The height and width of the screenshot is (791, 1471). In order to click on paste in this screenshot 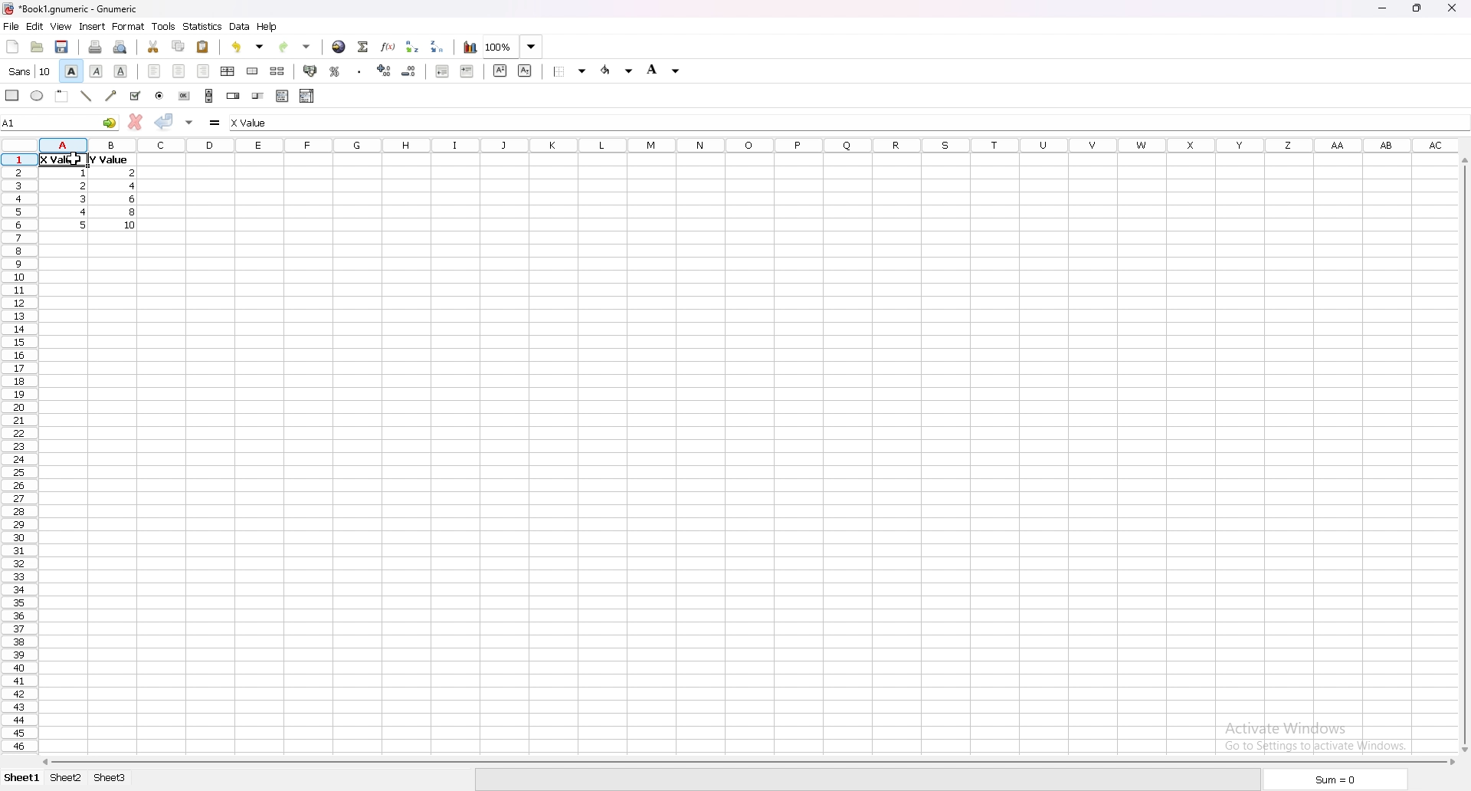, I will do `click(204, 46)`.